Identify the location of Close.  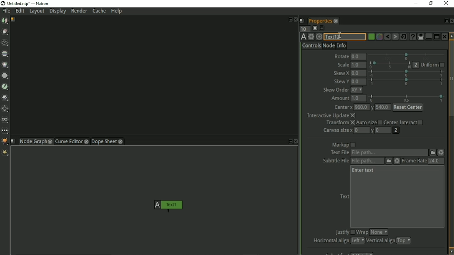
(296, 142).